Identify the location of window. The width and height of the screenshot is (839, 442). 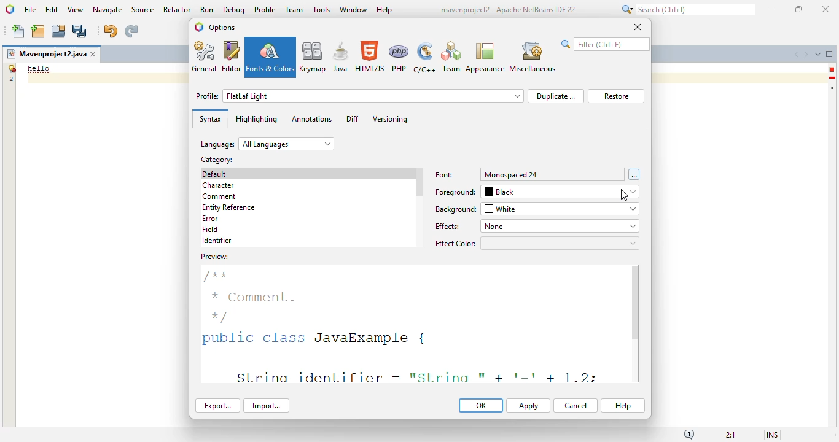
(354, 9).